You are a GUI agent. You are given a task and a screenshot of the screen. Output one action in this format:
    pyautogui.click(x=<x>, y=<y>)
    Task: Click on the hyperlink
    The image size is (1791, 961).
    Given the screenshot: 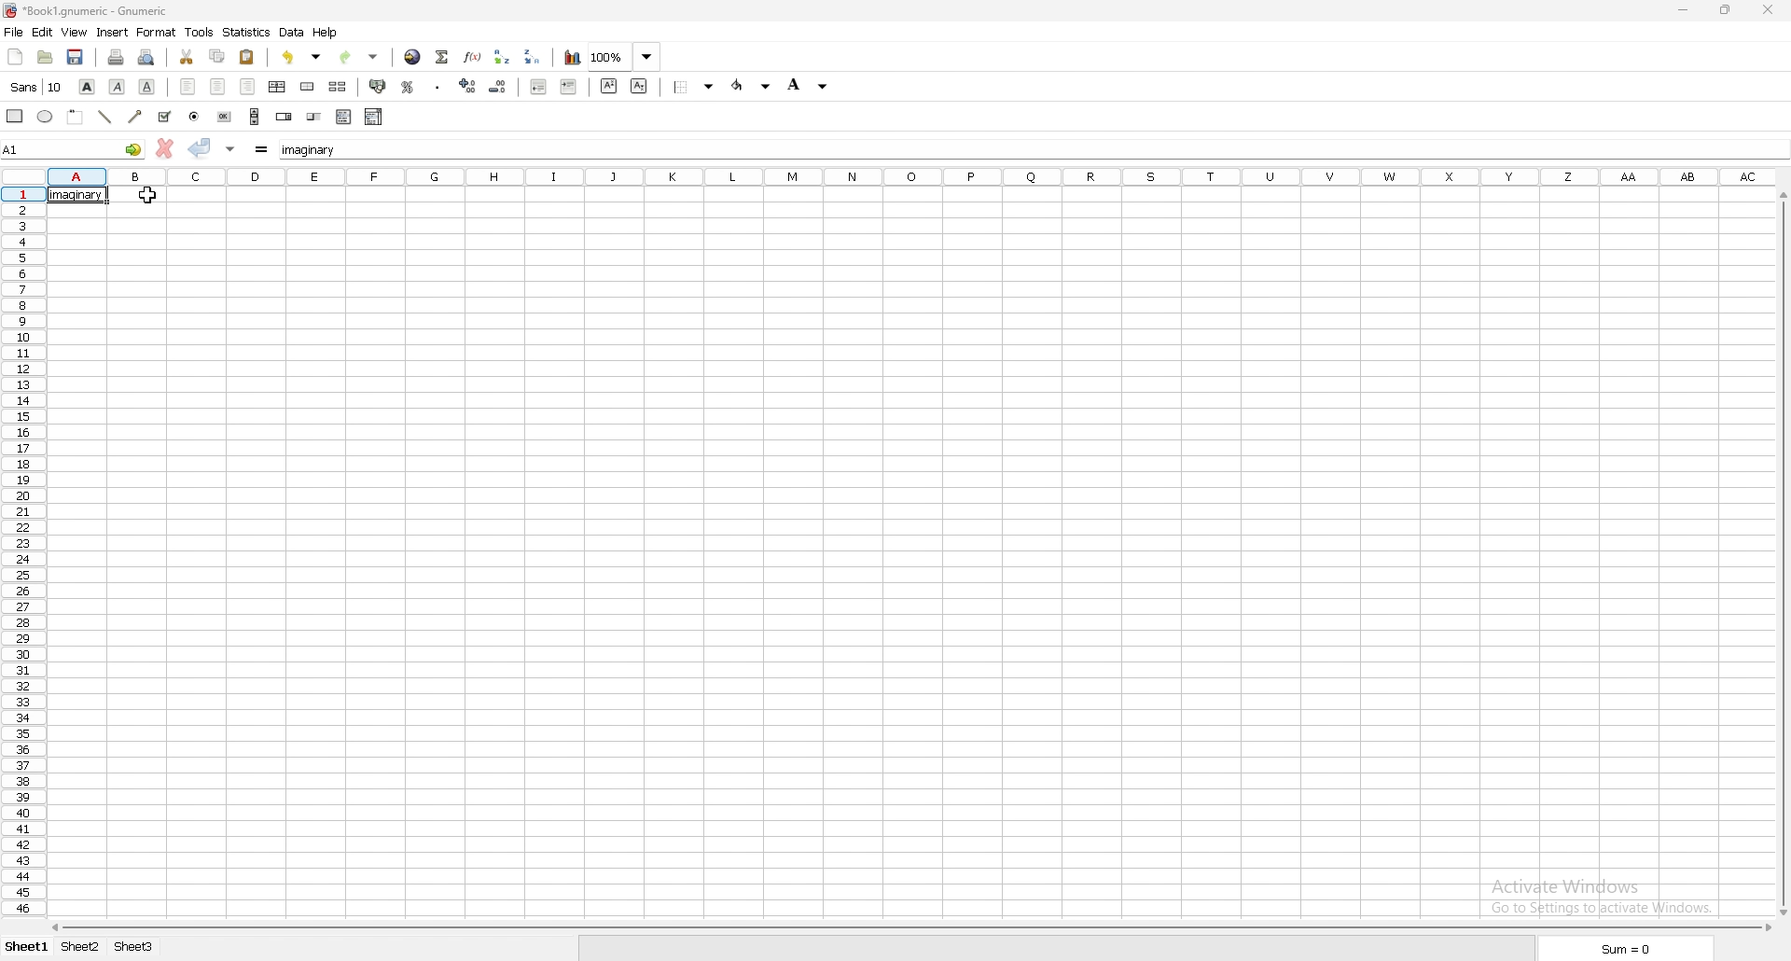 What is the action you would take?
    pyautogui.click(x=413, y=57)
    